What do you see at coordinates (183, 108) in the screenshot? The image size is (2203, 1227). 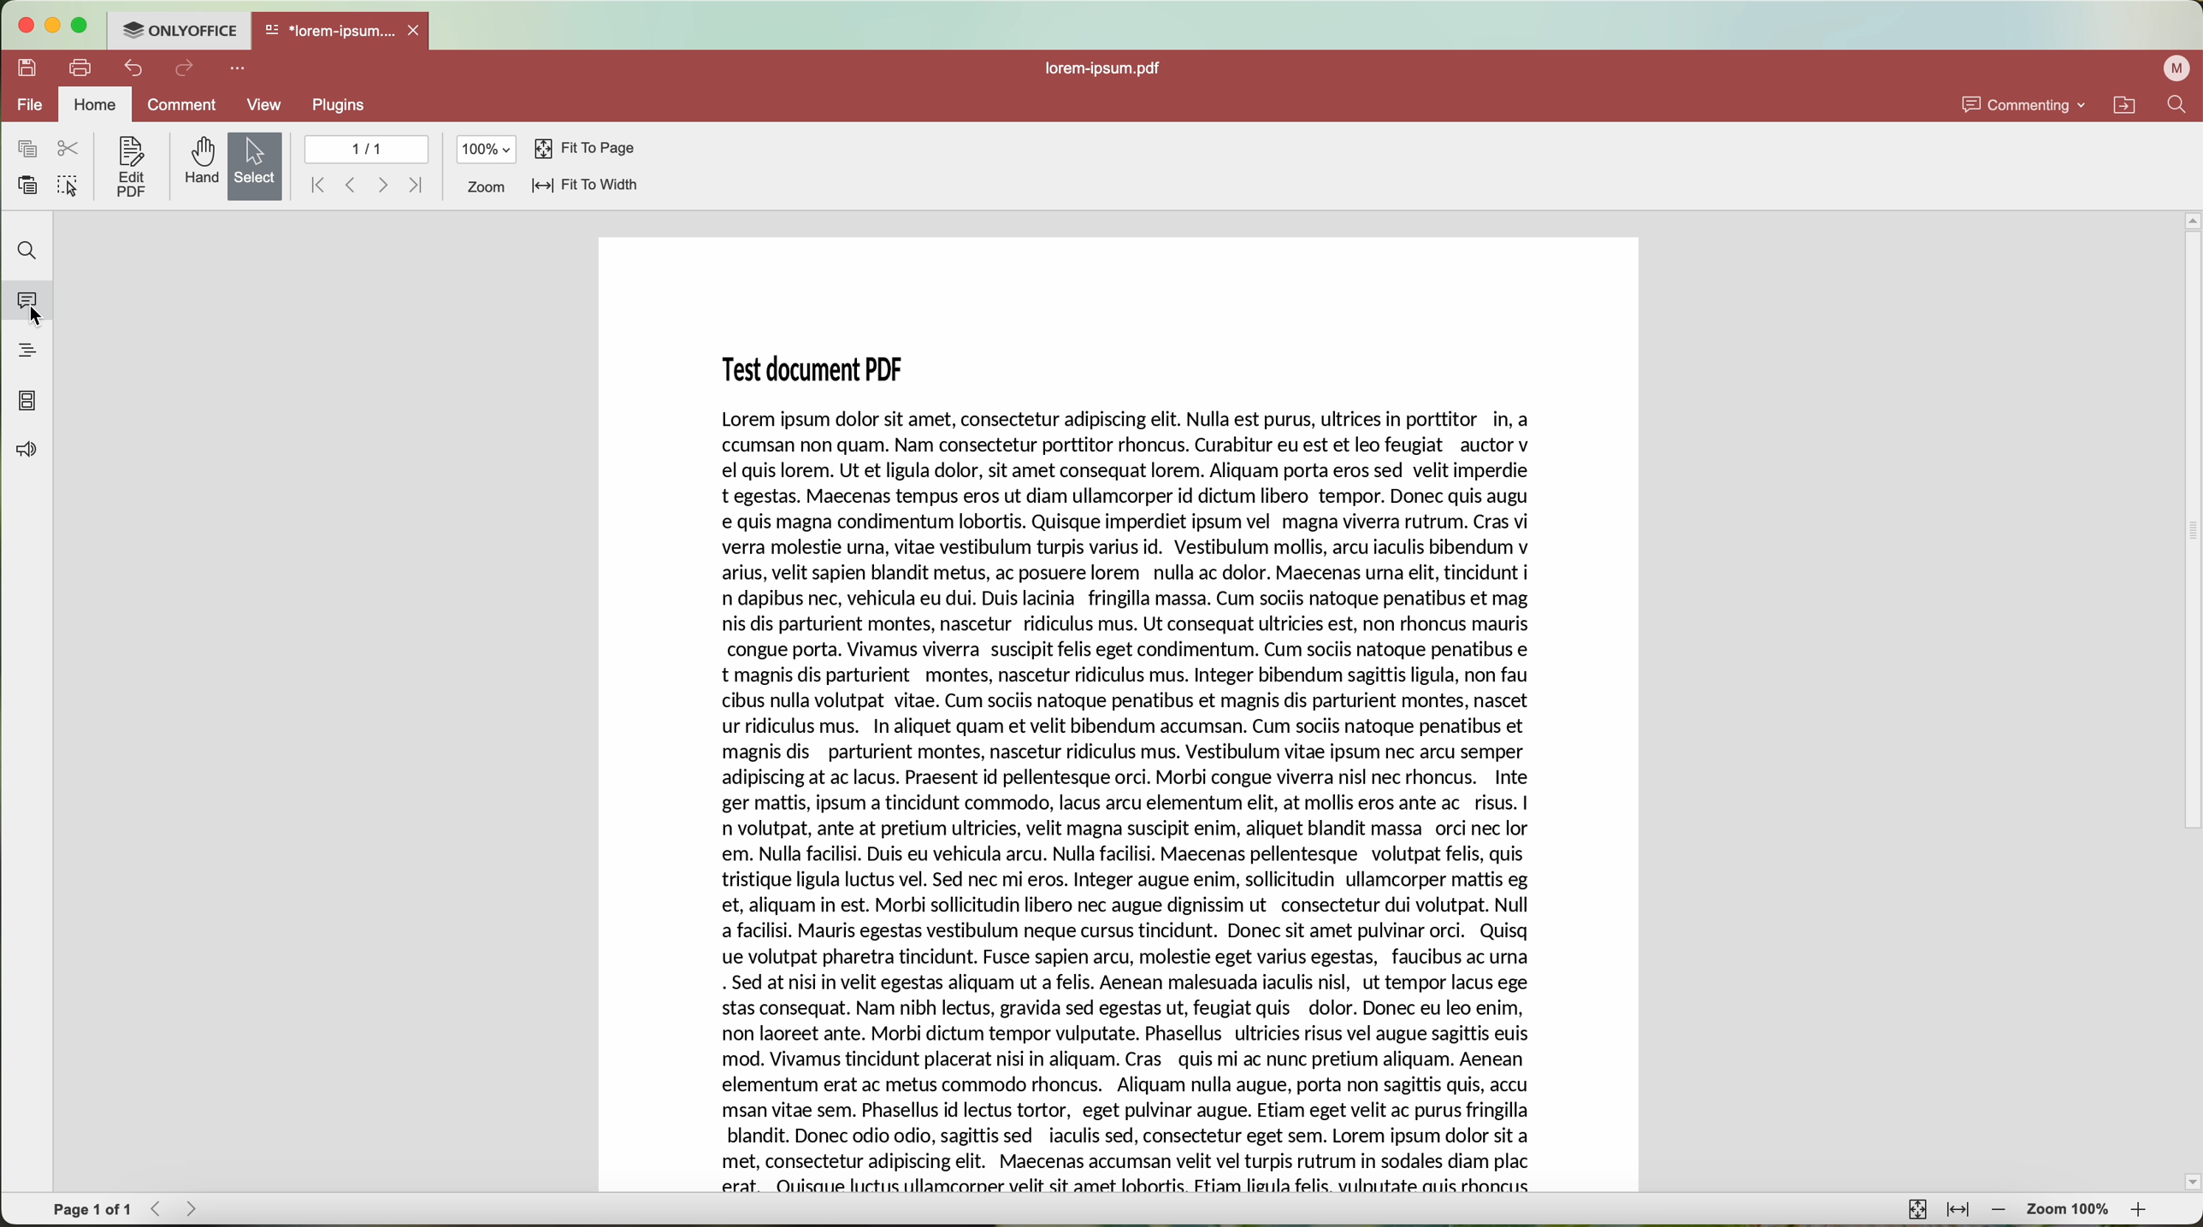 I see `comment` at bounding box center [183, 108].